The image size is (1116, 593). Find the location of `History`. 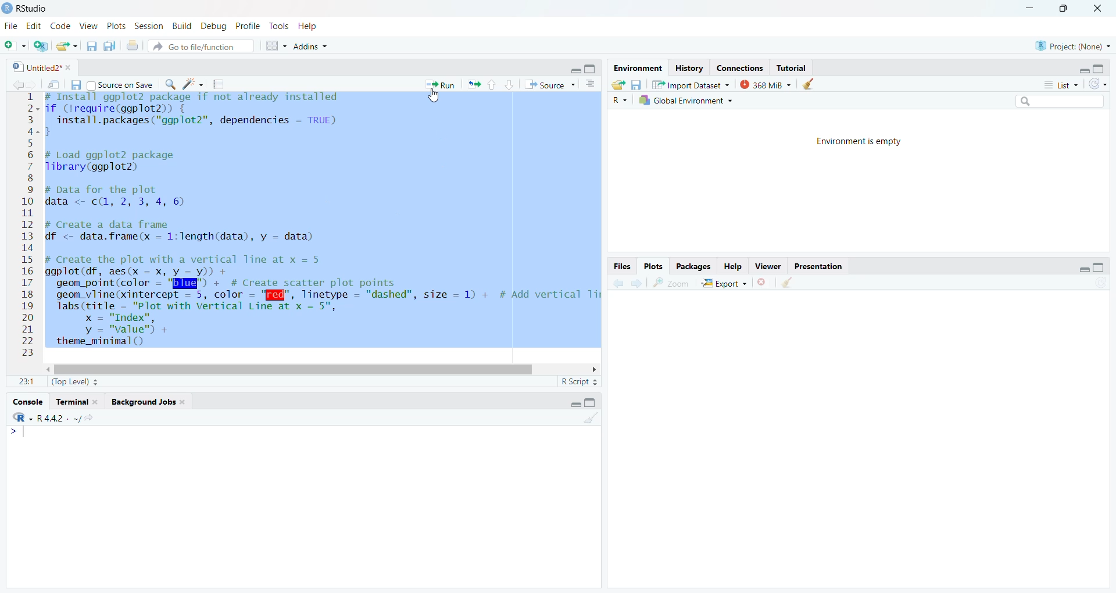

History is located at coordinates (691, 67).